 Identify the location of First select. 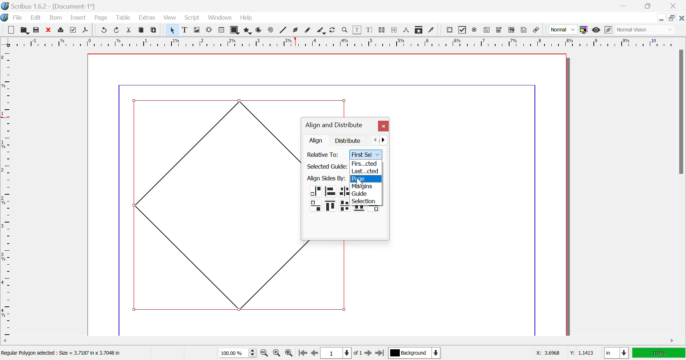
(366, 155).